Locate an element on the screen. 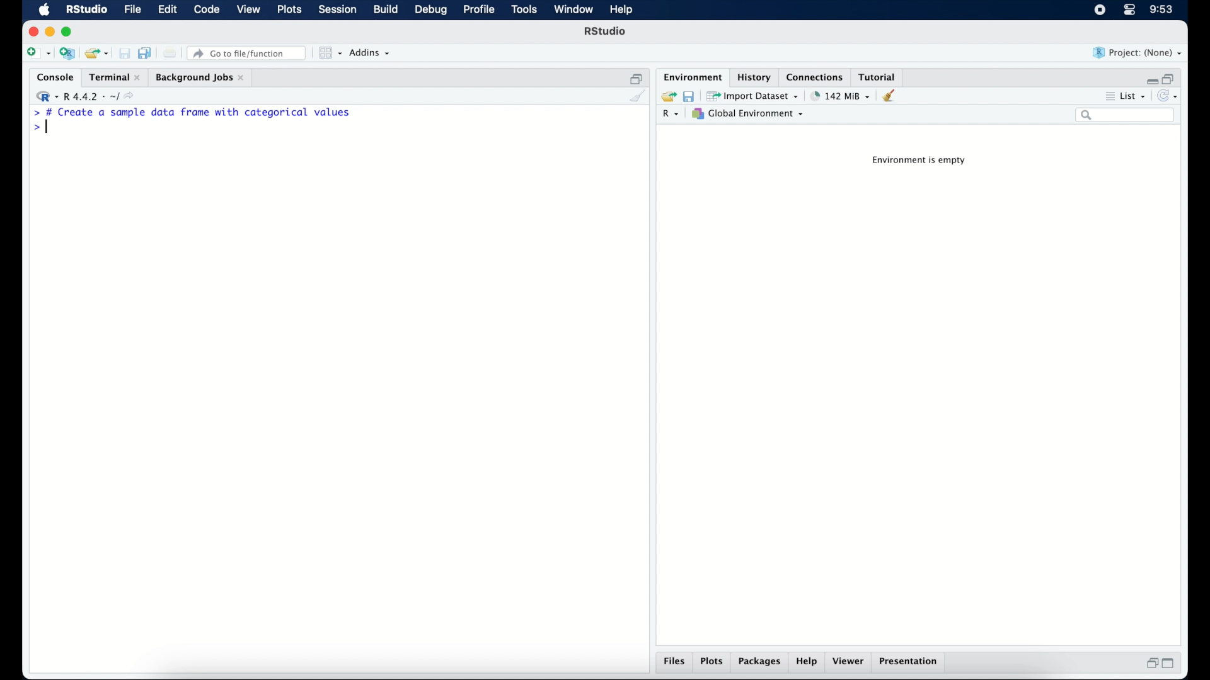  list is located at coordinates (1135, 95).